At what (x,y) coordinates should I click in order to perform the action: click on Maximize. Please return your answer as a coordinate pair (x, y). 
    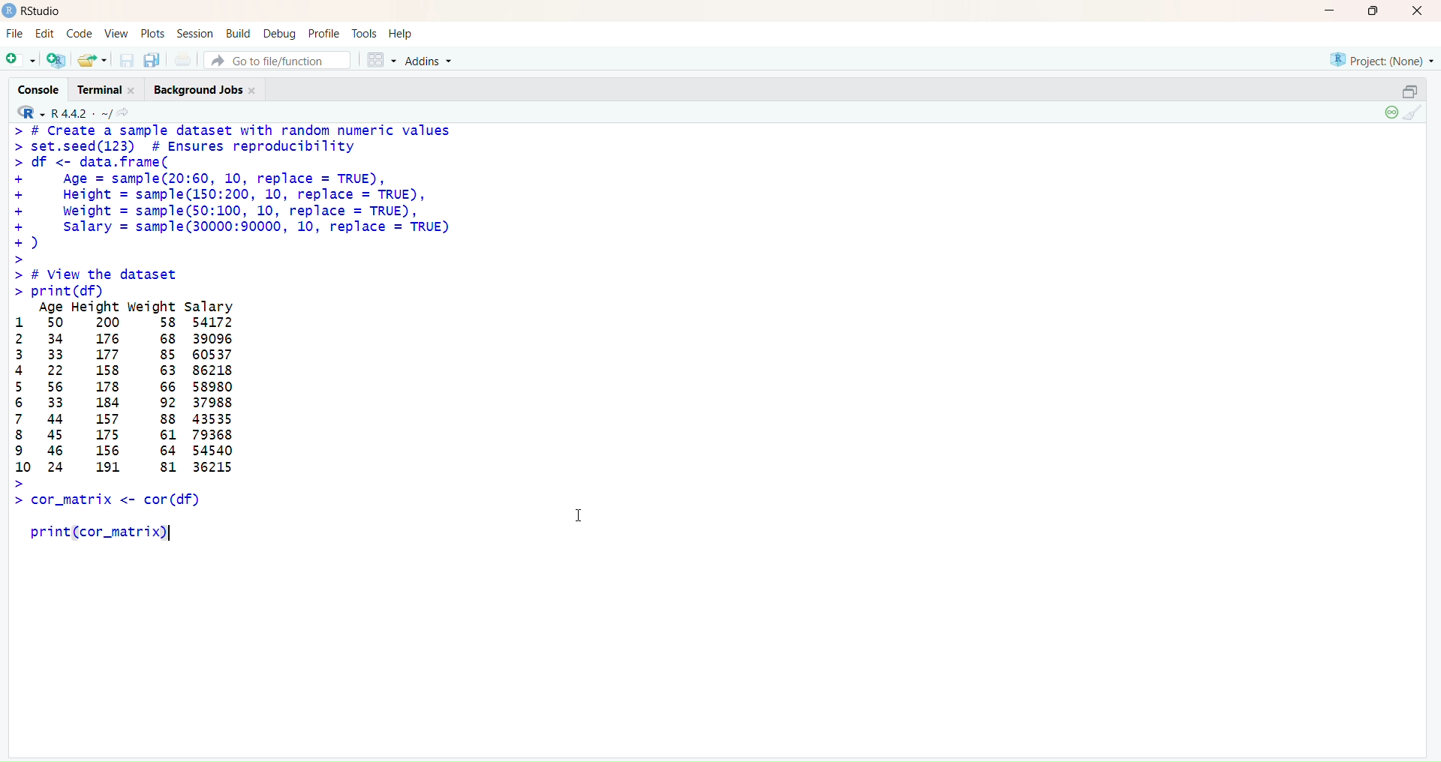
    Looking at the image, I should click on (1373, 11).